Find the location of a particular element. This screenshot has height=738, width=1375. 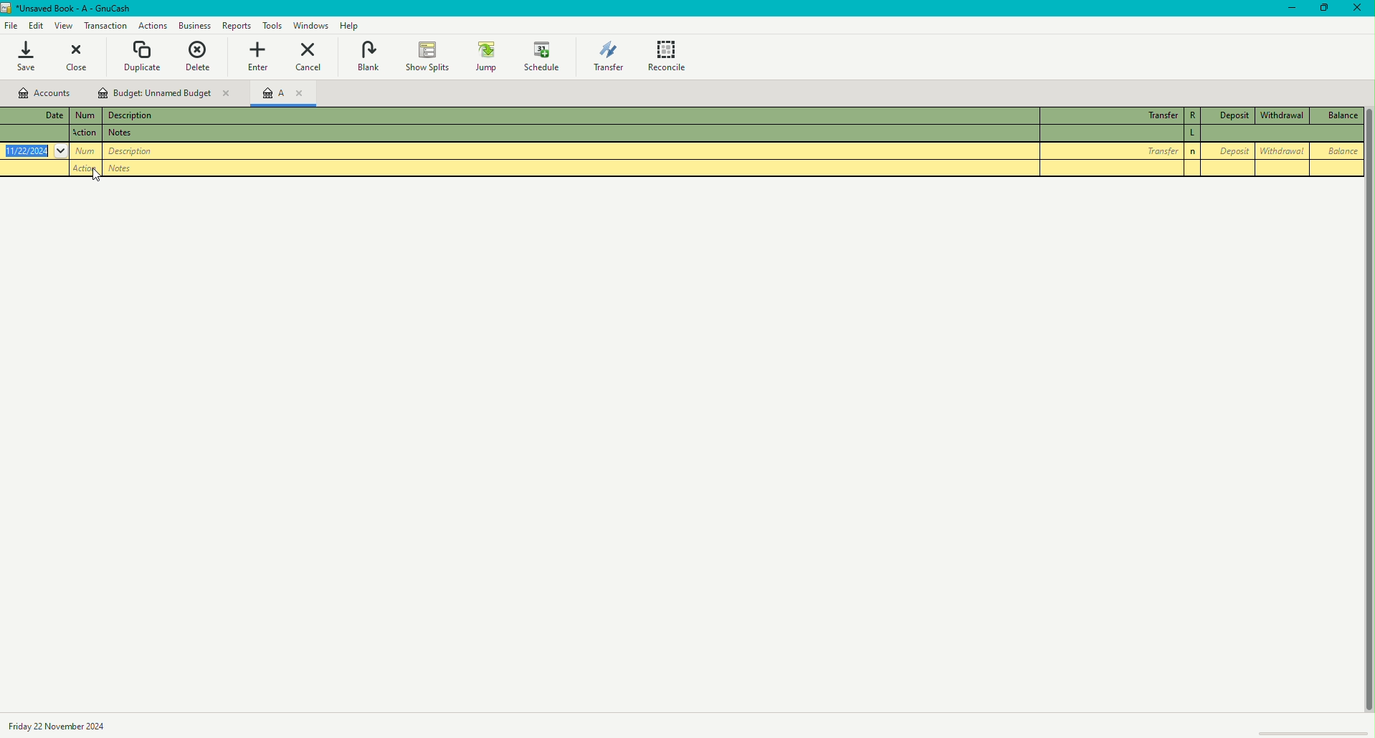

Balance is located at coordinates (1338, 117).